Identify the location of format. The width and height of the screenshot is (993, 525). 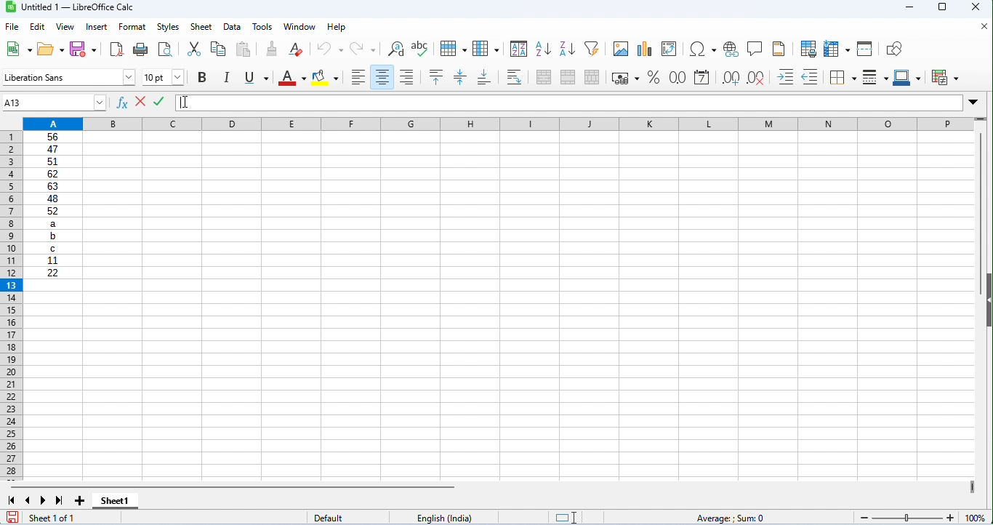
(132, 27).